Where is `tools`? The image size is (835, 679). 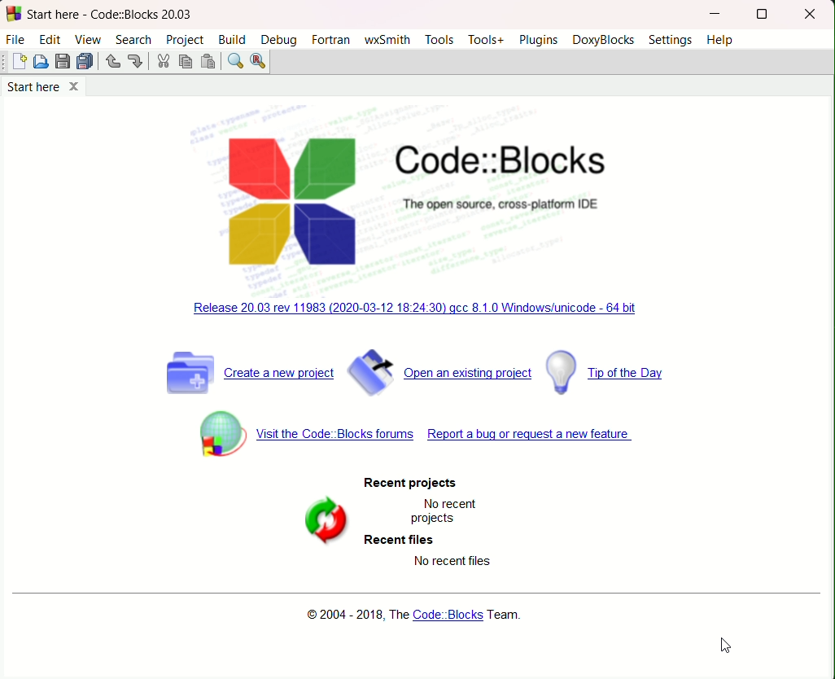
tools is located at coordinates (439, 40).